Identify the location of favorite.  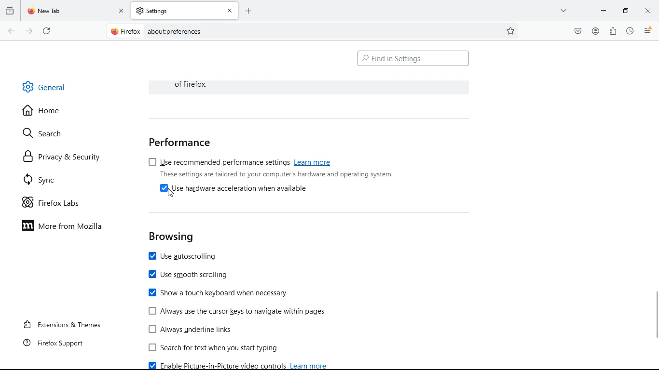
(511, 31).